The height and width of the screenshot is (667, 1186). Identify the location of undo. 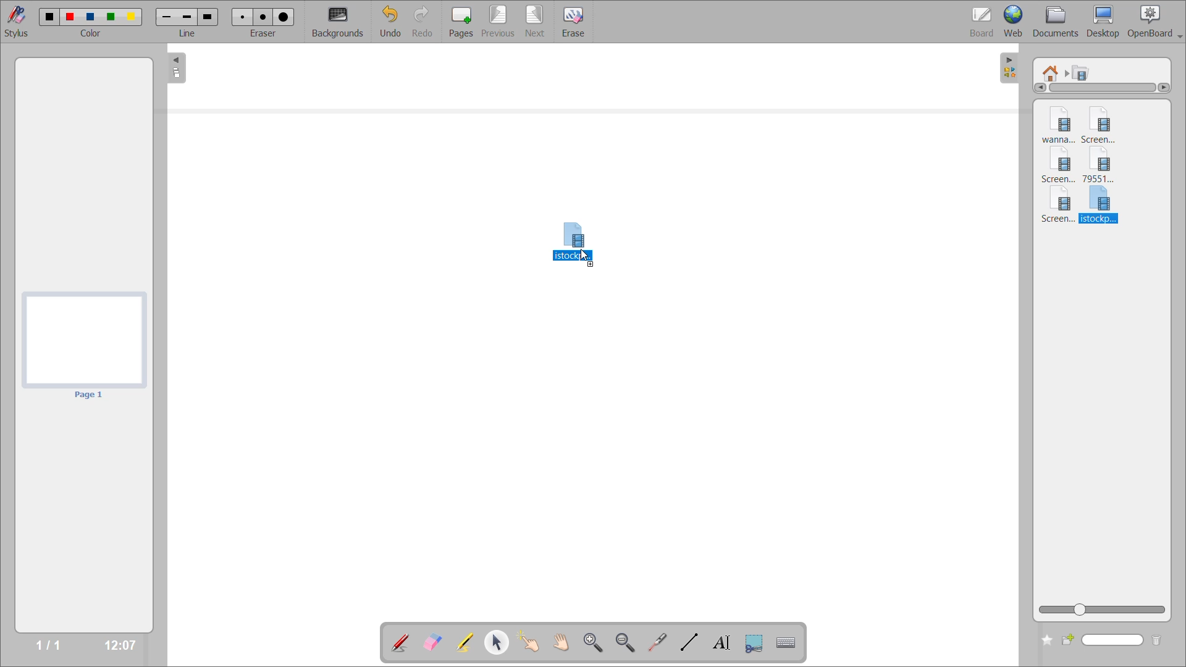
(389, 22).